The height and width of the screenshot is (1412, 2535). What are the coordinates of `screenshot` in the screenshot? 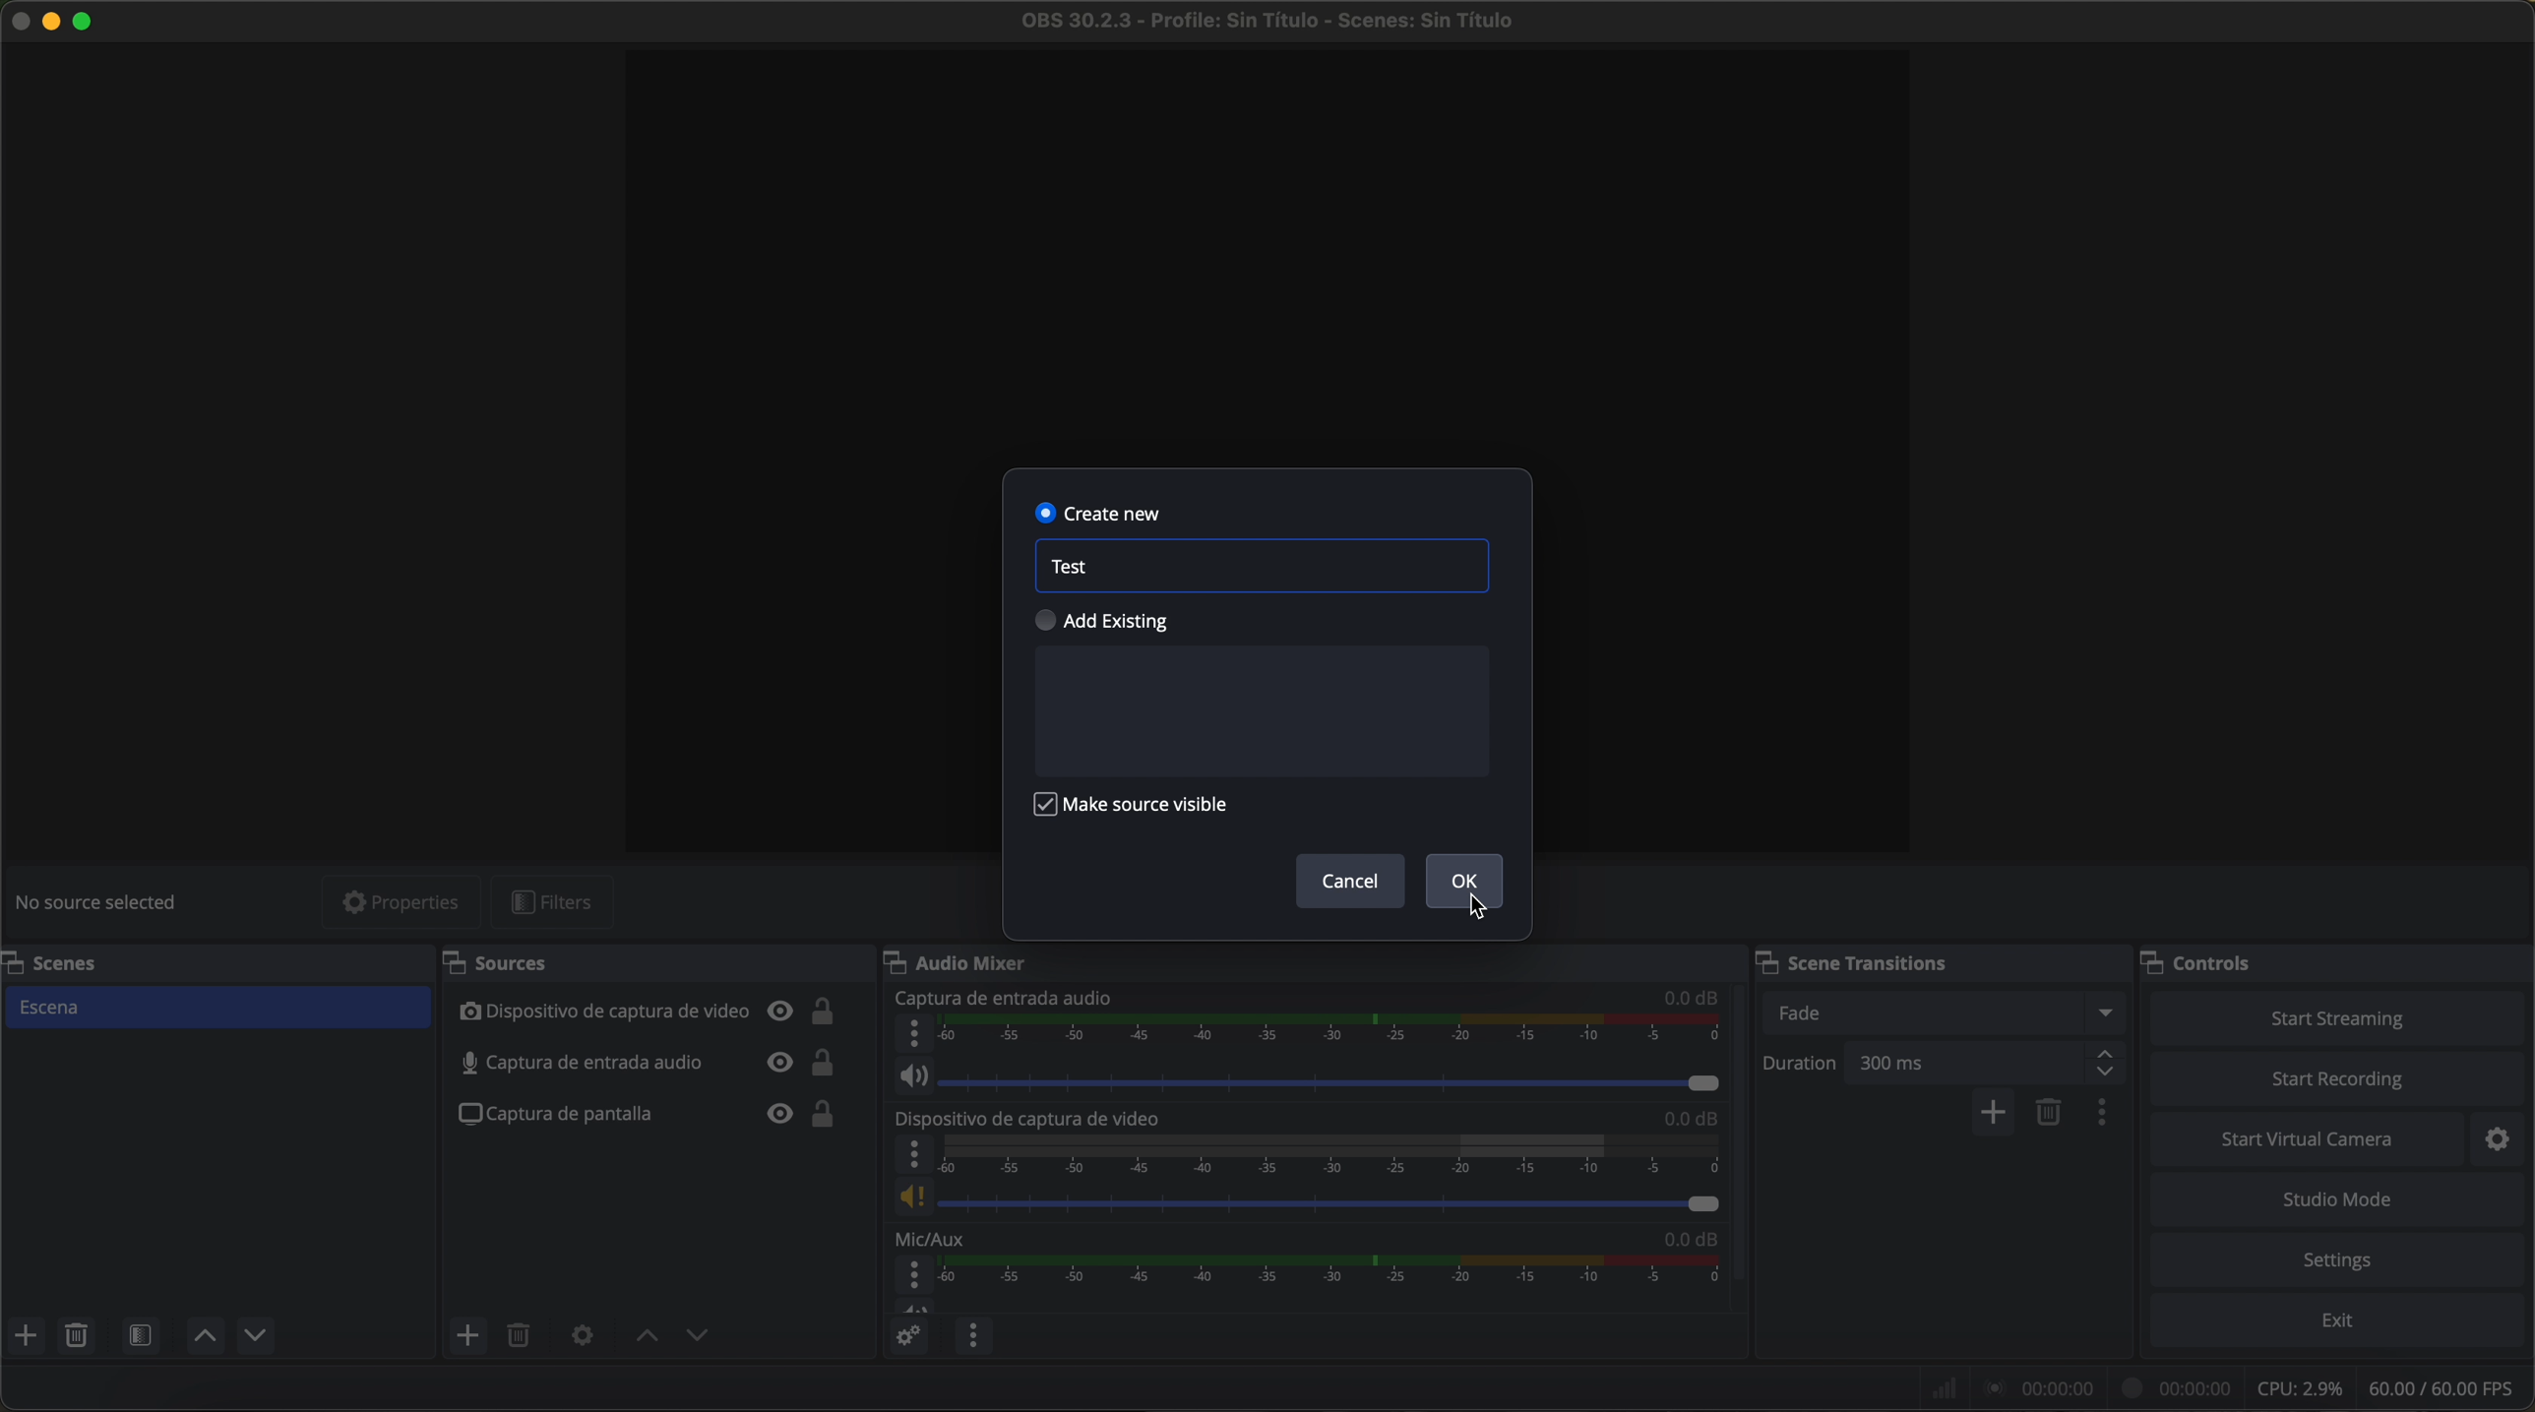 It's located at (645, 1116).